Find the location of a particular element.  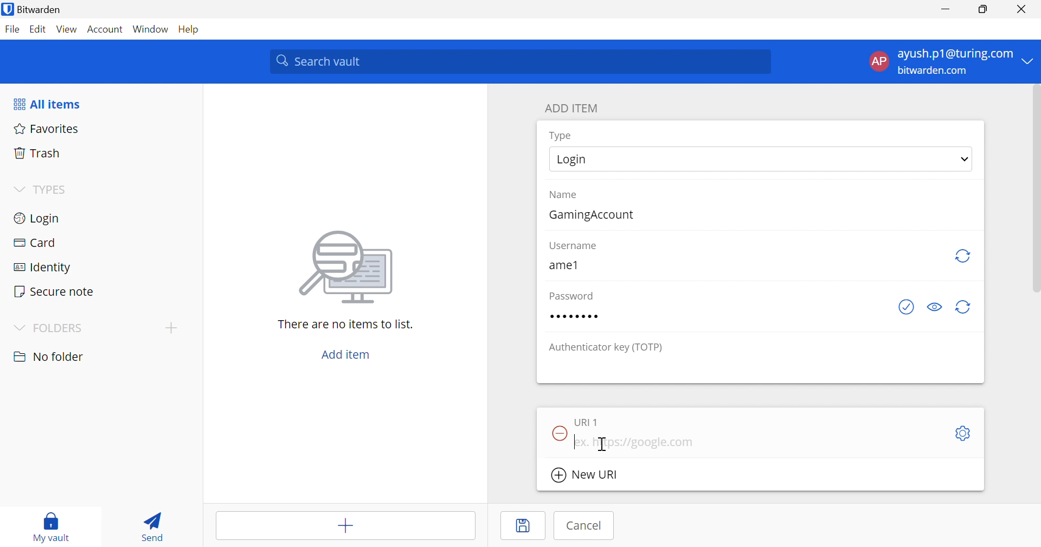

bitwarden.com is located at coordinates (933, 71).